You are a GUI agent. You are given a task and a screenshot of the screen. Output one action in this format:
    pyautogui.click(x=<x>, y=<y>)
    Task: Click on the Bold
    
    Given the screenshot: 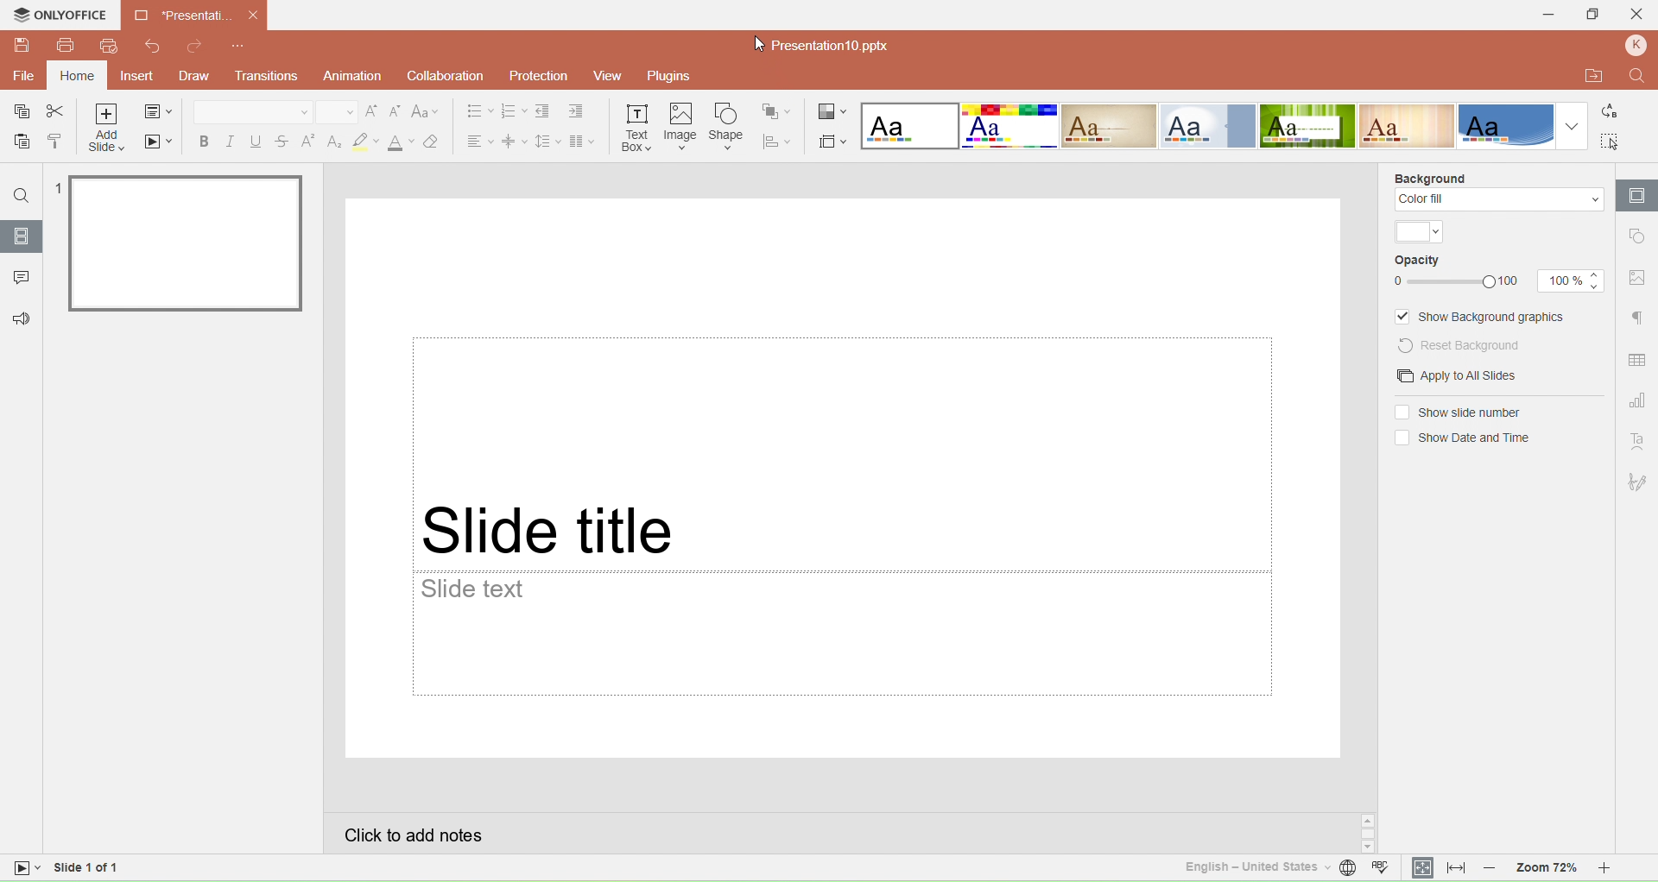 What is the action you would take?
    pyautogui.click(x=201, y=141)
    